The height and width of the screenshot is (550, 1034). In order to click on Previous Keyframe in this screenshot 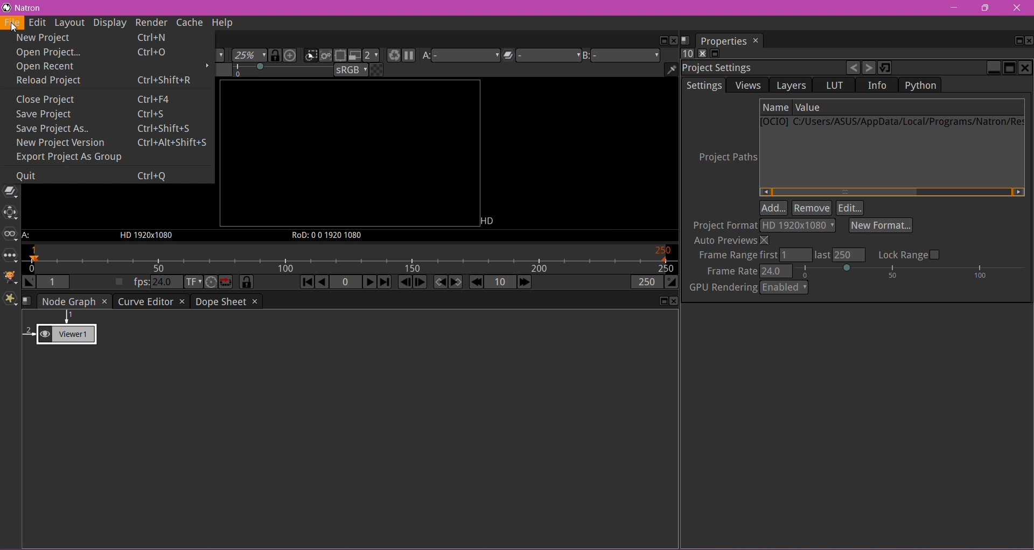, I will do `click(441, 283)`.